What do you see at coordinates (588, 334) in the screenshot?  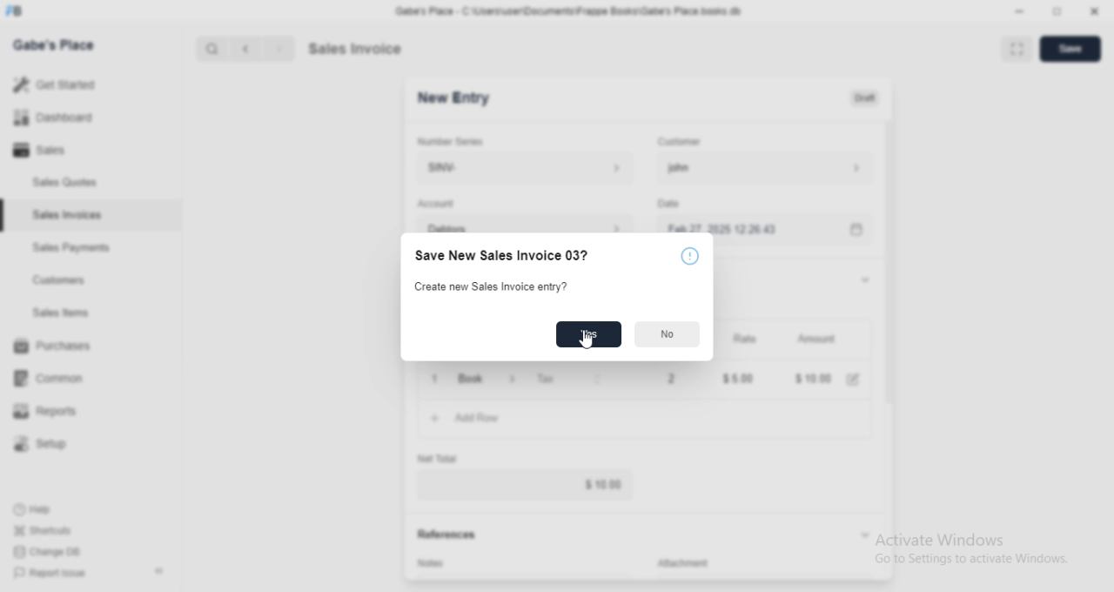 I see `Yes` at bounding box center [588, 334].